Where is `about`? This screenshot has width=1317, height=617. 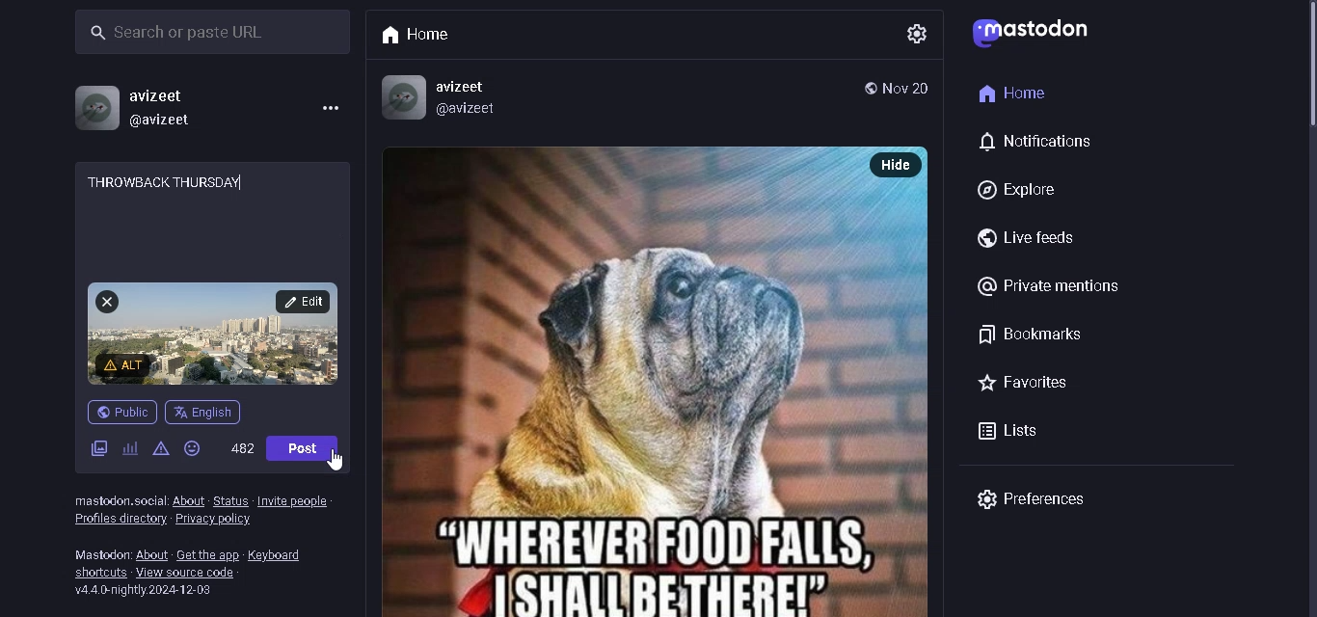
about is located at coordinates (150, 555).